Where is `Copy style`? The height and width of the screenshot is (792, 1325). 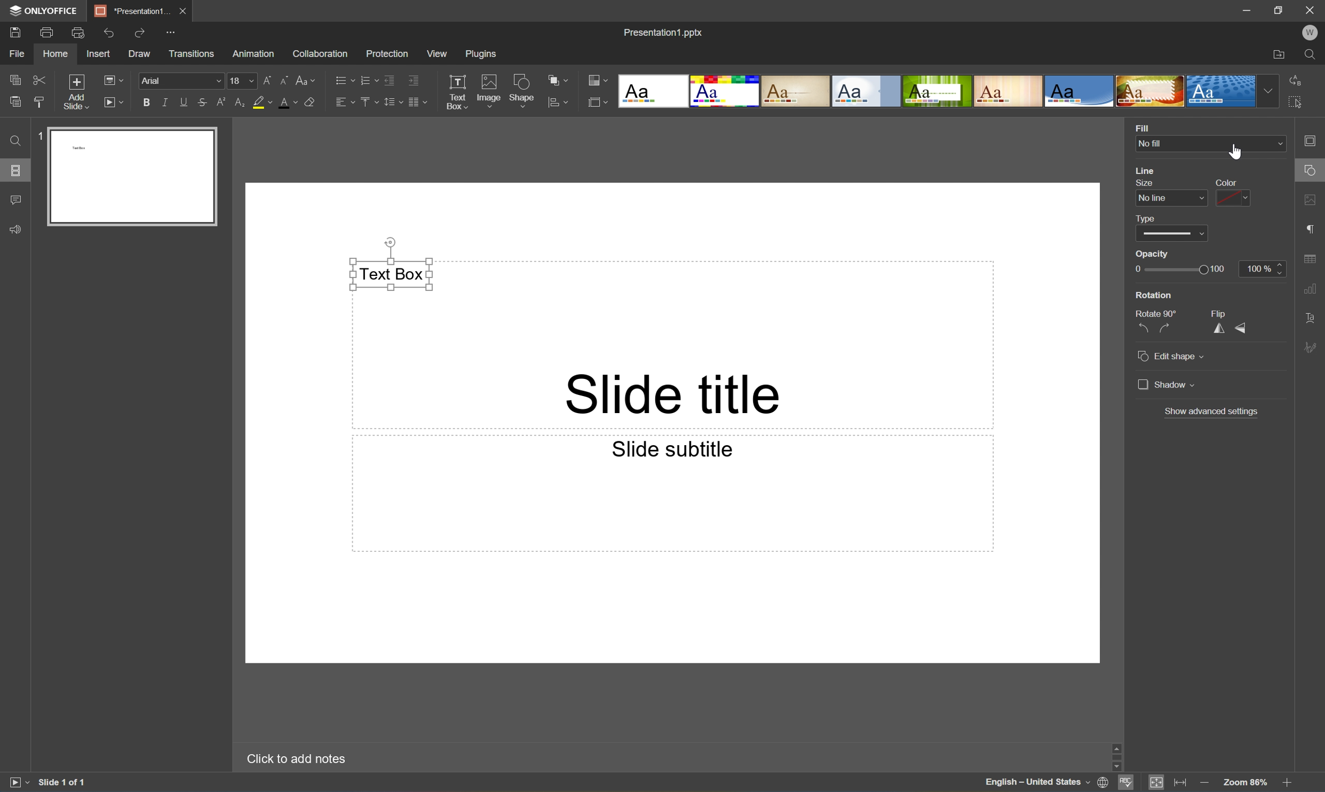
Copy style is located at coordinates (40, 102).